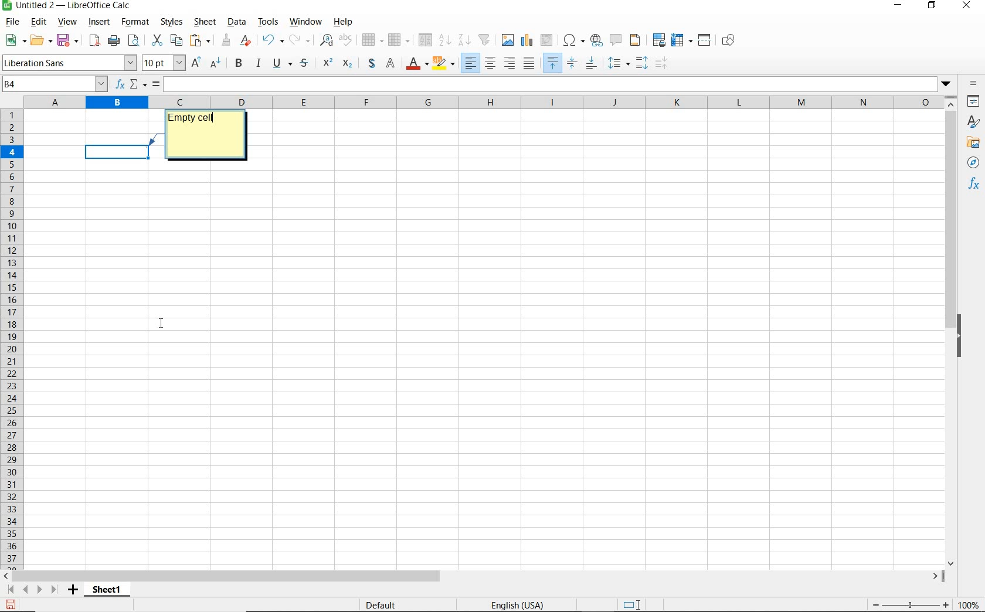 The width and height of the screenshot is (985, 612). What do you see at coordinates (120, 84) in the screenshot?
I see `function wizard` at bounding box center [120, 84].